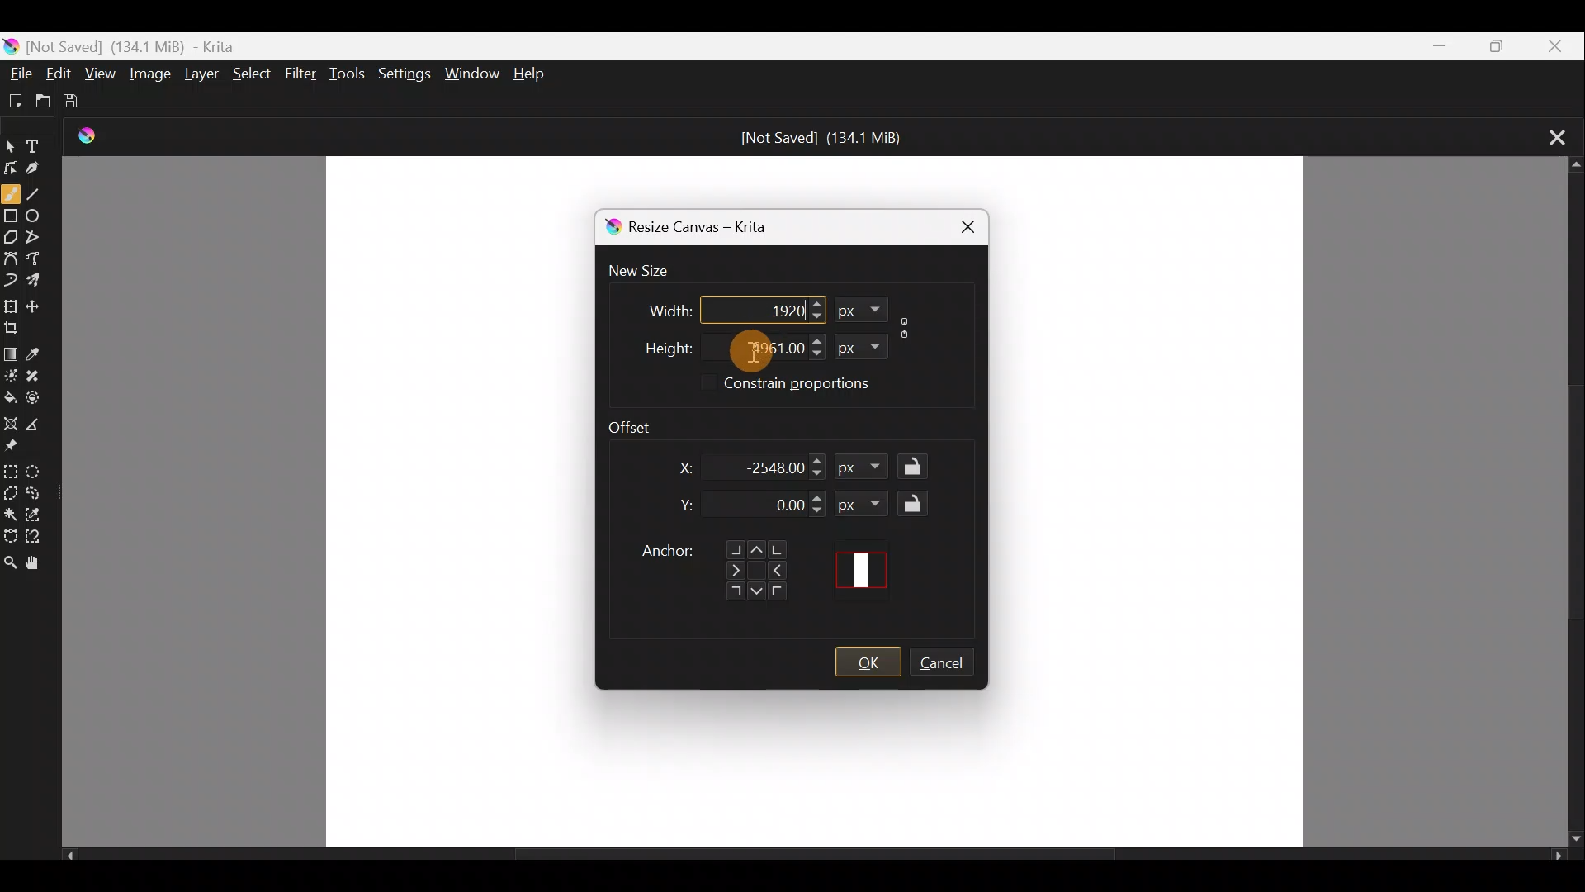 The width and height of the screenshot is (1585, 892). I want to click on Line tool, so click(38, 194).